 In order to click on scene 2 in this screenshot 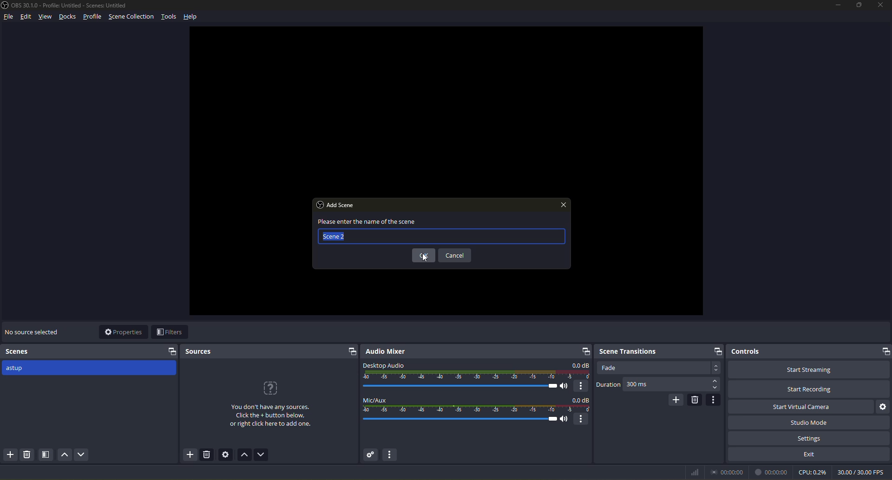, I will do `click(334, 236)`.